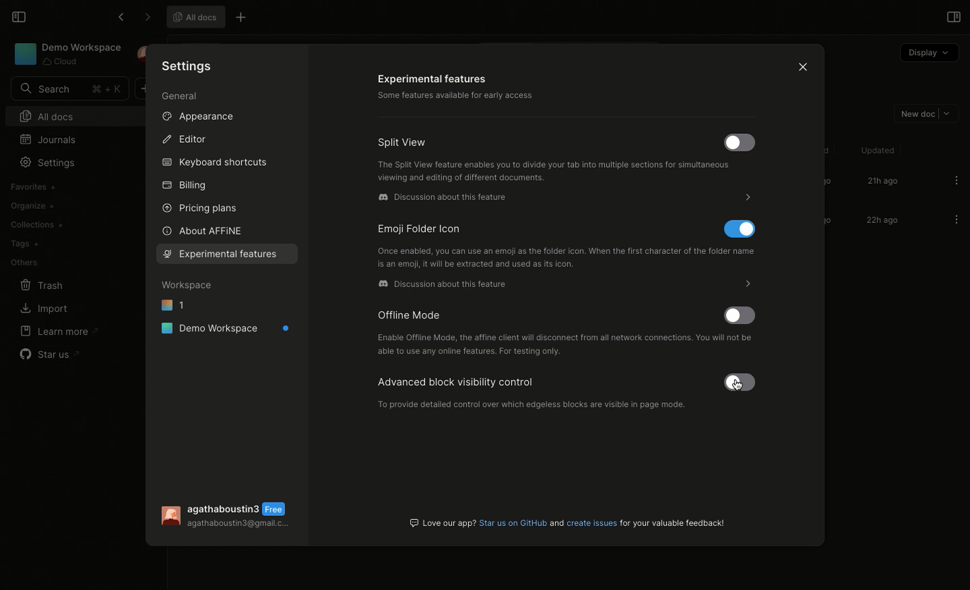 This screenshot has width=970, height=590. Describe the element at coordinates (216, 164) in the screenshot. I see `Keyboard shortcuts` at that location.